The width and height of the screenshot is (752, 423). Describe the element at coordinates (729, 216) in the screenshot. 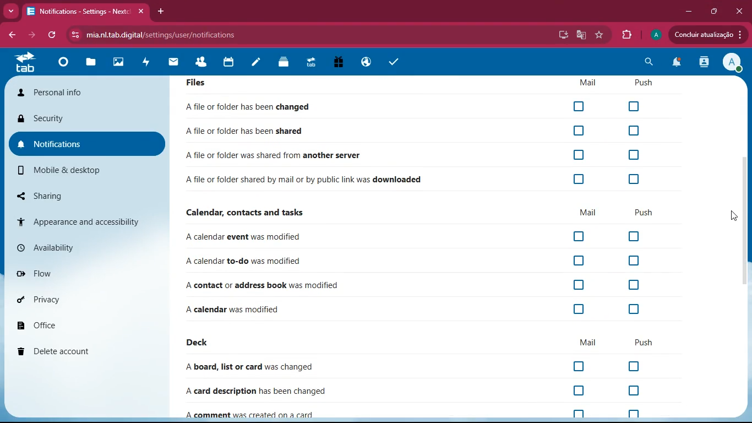

I see `cursor` at that location.